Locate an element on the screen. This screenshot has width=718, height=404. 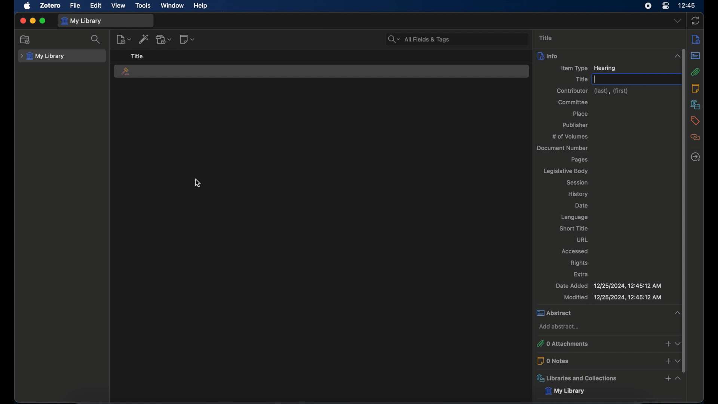
cursor is located at coordinates (197, 183).